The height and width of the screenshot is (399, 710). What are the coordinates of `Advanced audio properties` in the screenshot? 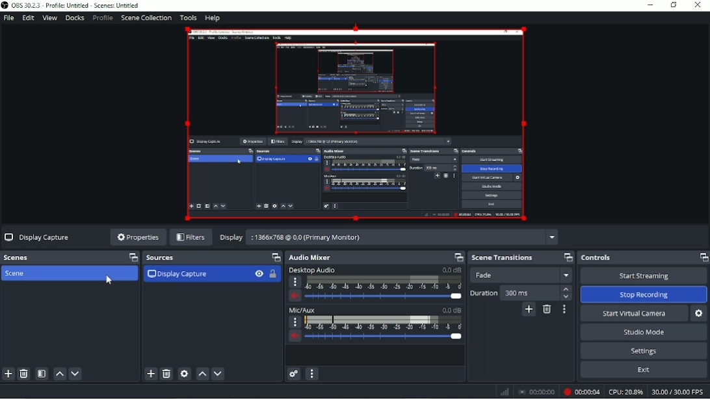 It's located at (294, 374).